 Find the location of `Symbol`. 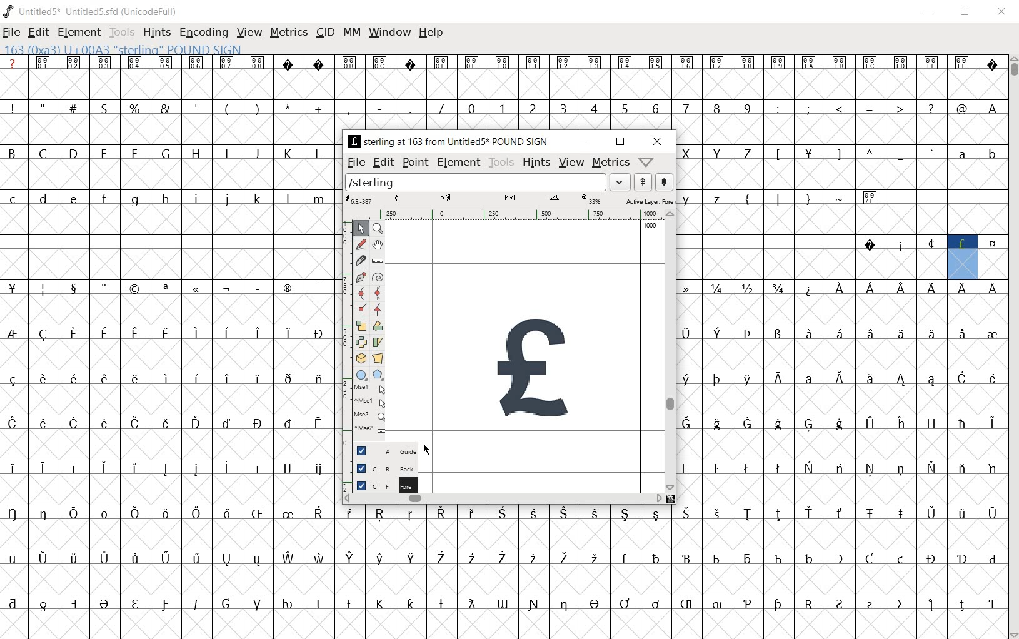

Symbol is located at coordinates (717, 468).